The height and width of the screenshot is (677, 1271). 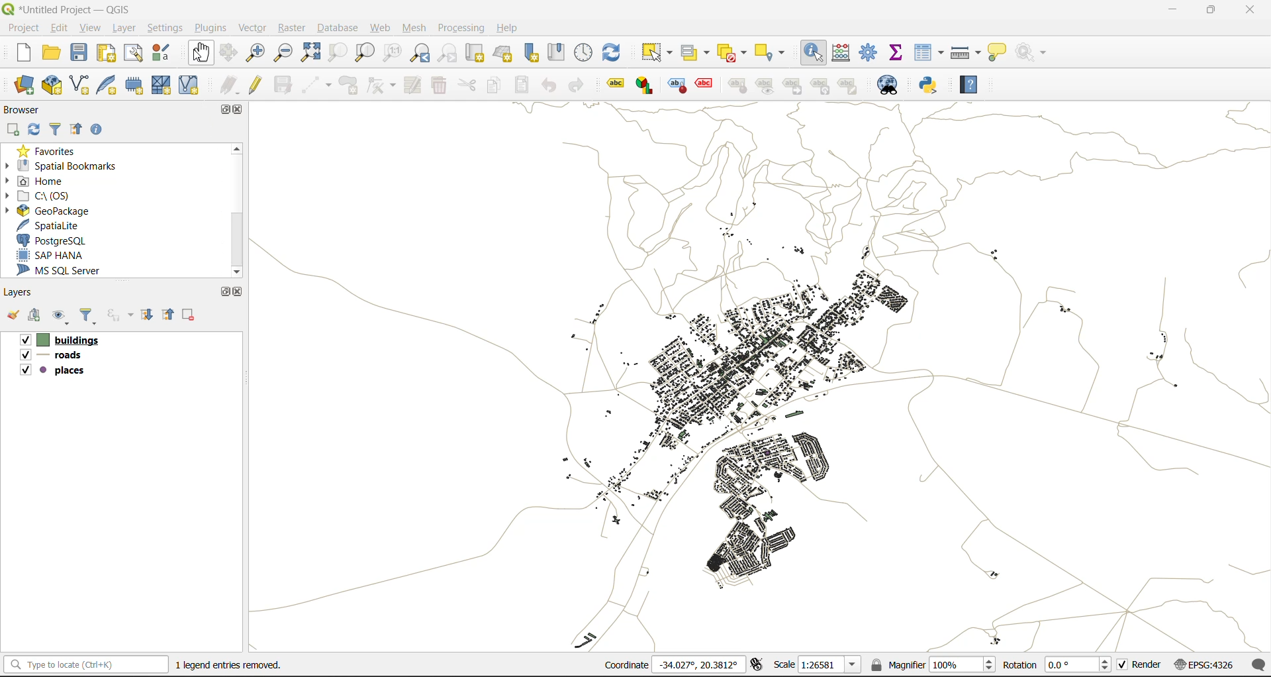 I want to click on render, so click(x=1141, y=666).